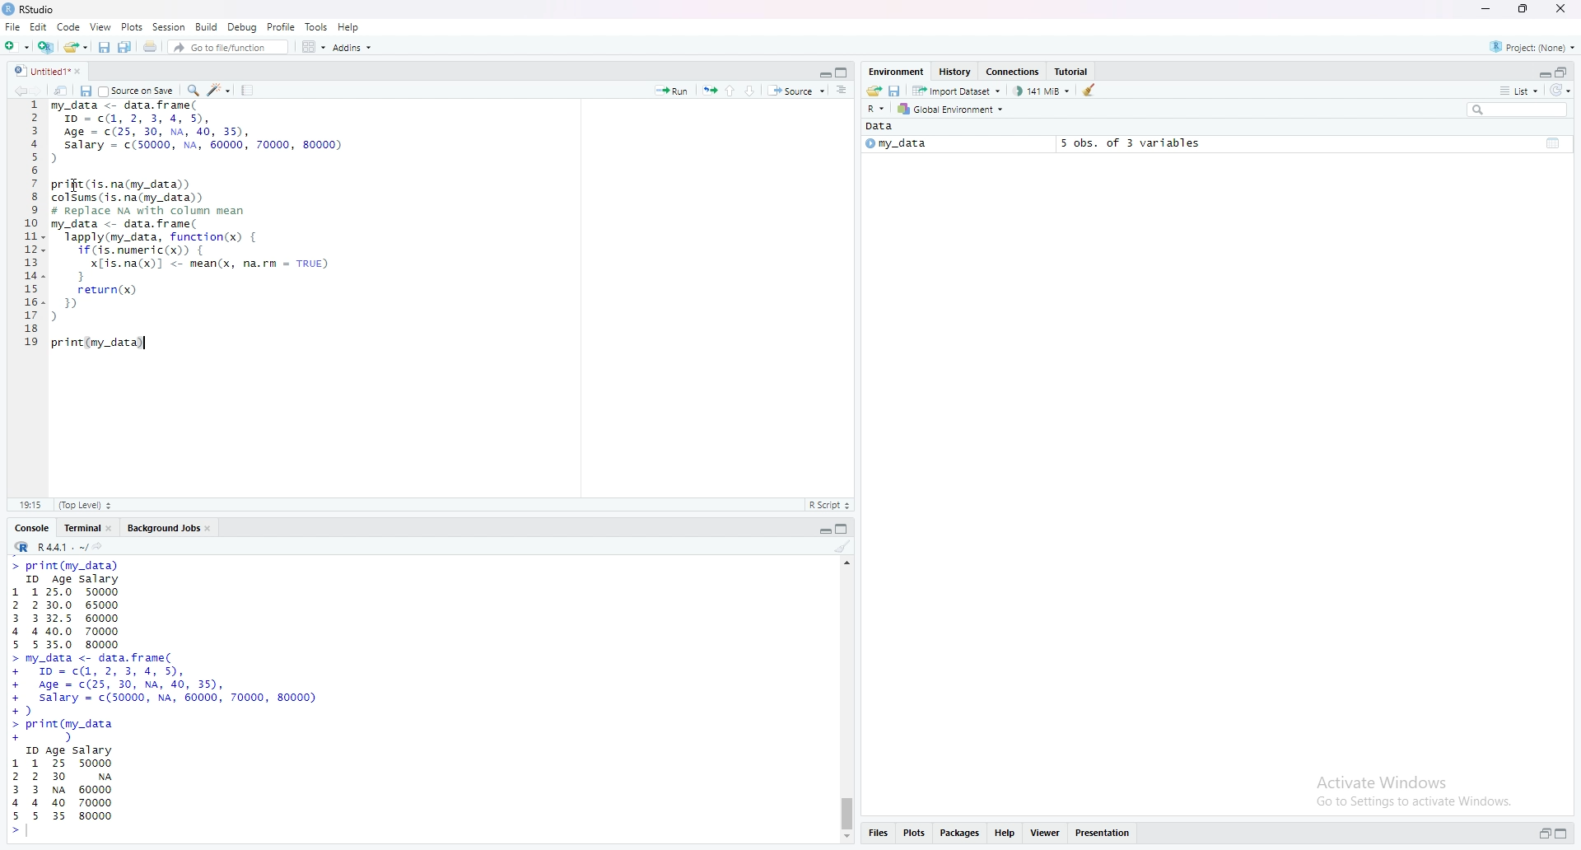 This screenshot has height=850, width=1581. I want to click on 141 MB, so click(1043, 91).